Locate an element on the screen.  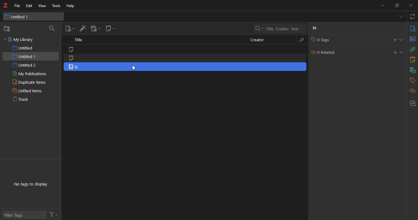
unfiled items is located at coordinates (27, 91).